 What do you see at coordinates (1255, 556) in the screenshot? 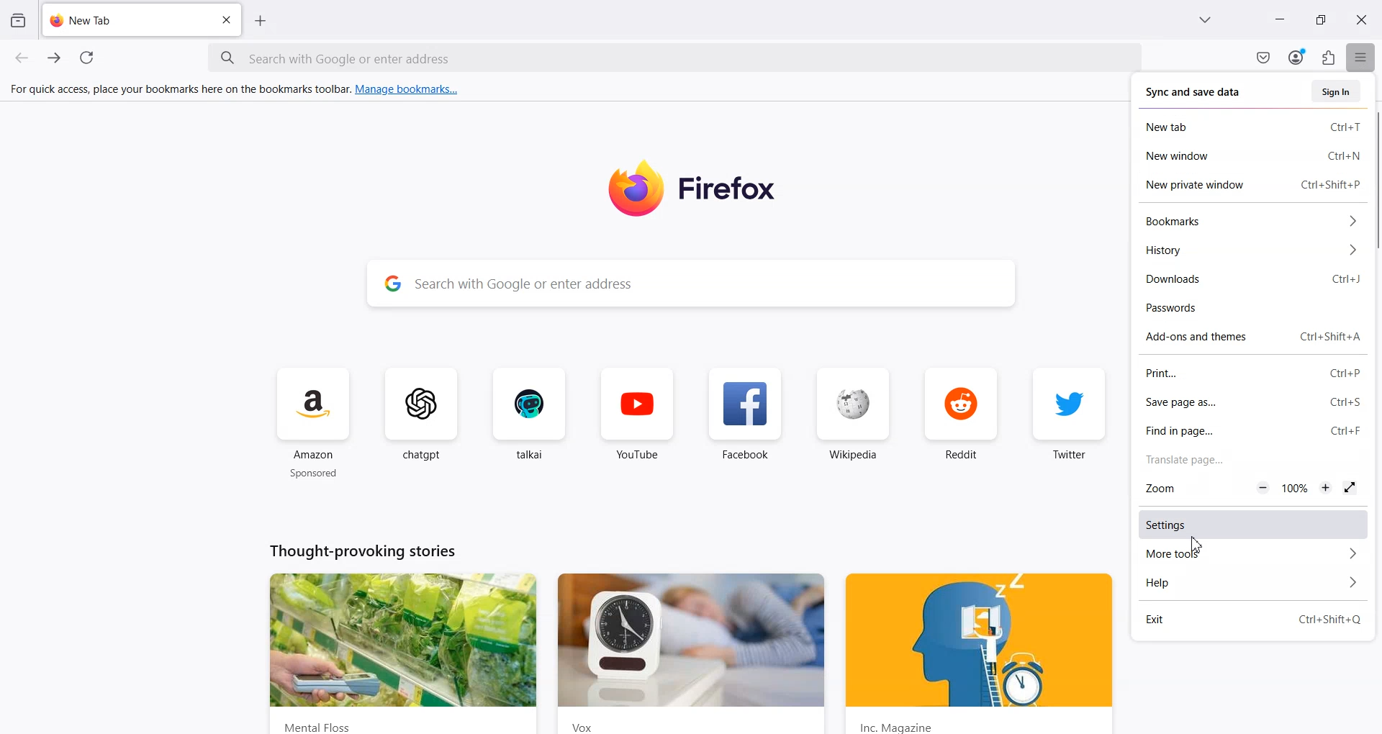
I see `More toolé® >` at bounding box center [1255, 556].